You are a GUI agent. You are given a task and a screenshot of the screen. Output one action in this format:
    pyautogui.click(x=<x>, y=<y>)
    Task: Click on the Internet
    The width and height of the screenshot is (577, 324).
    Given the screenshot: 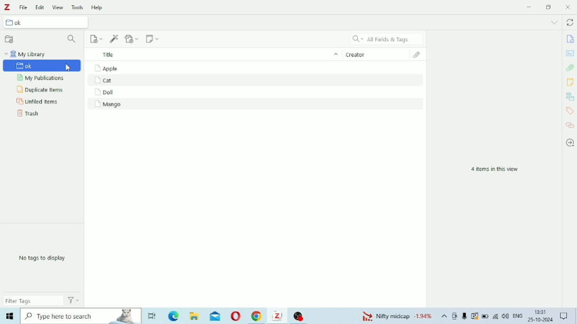 What is the action you would take?
    pyautogui.click(x=496, y=316)
    